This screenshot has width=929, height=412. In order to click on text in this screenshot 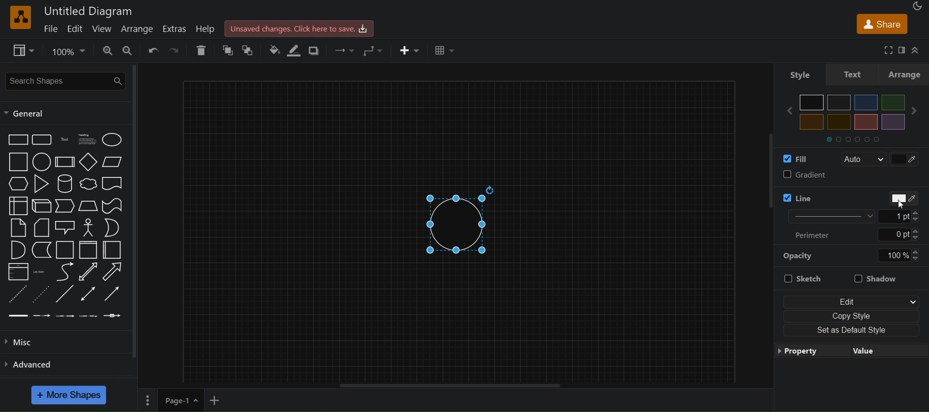, I will do `click(854, 74)`.